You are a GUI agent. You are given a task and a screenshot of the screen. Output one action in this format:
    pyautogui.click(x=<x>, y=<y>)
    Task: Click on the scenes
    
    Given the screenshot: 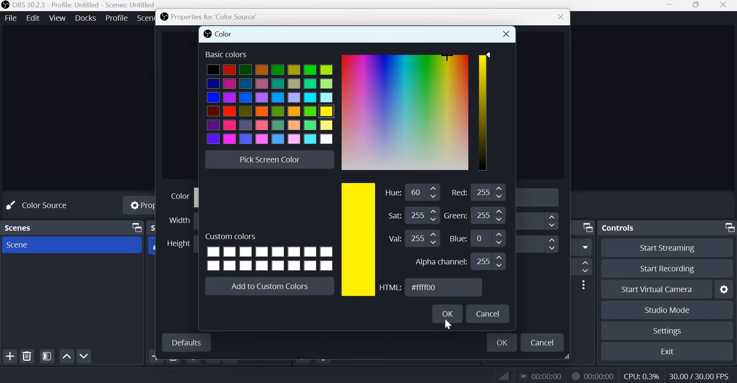 What is the action you would take?
    pyautogui.click(x=20, y=226)
    